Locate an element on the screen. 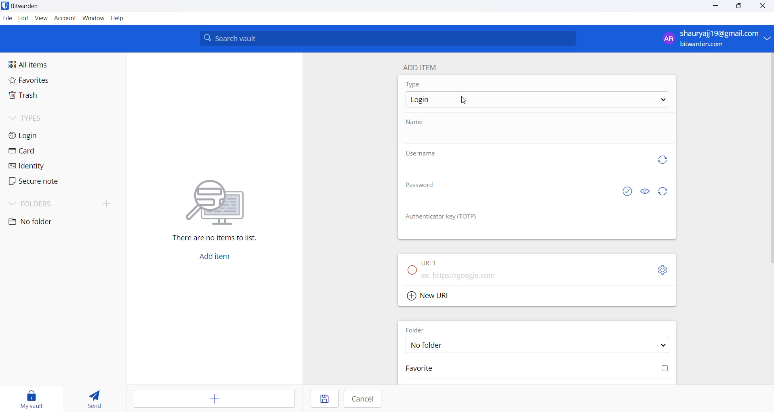 This screenshot has width=774, height=412. add is located at coordinates (211, 399).